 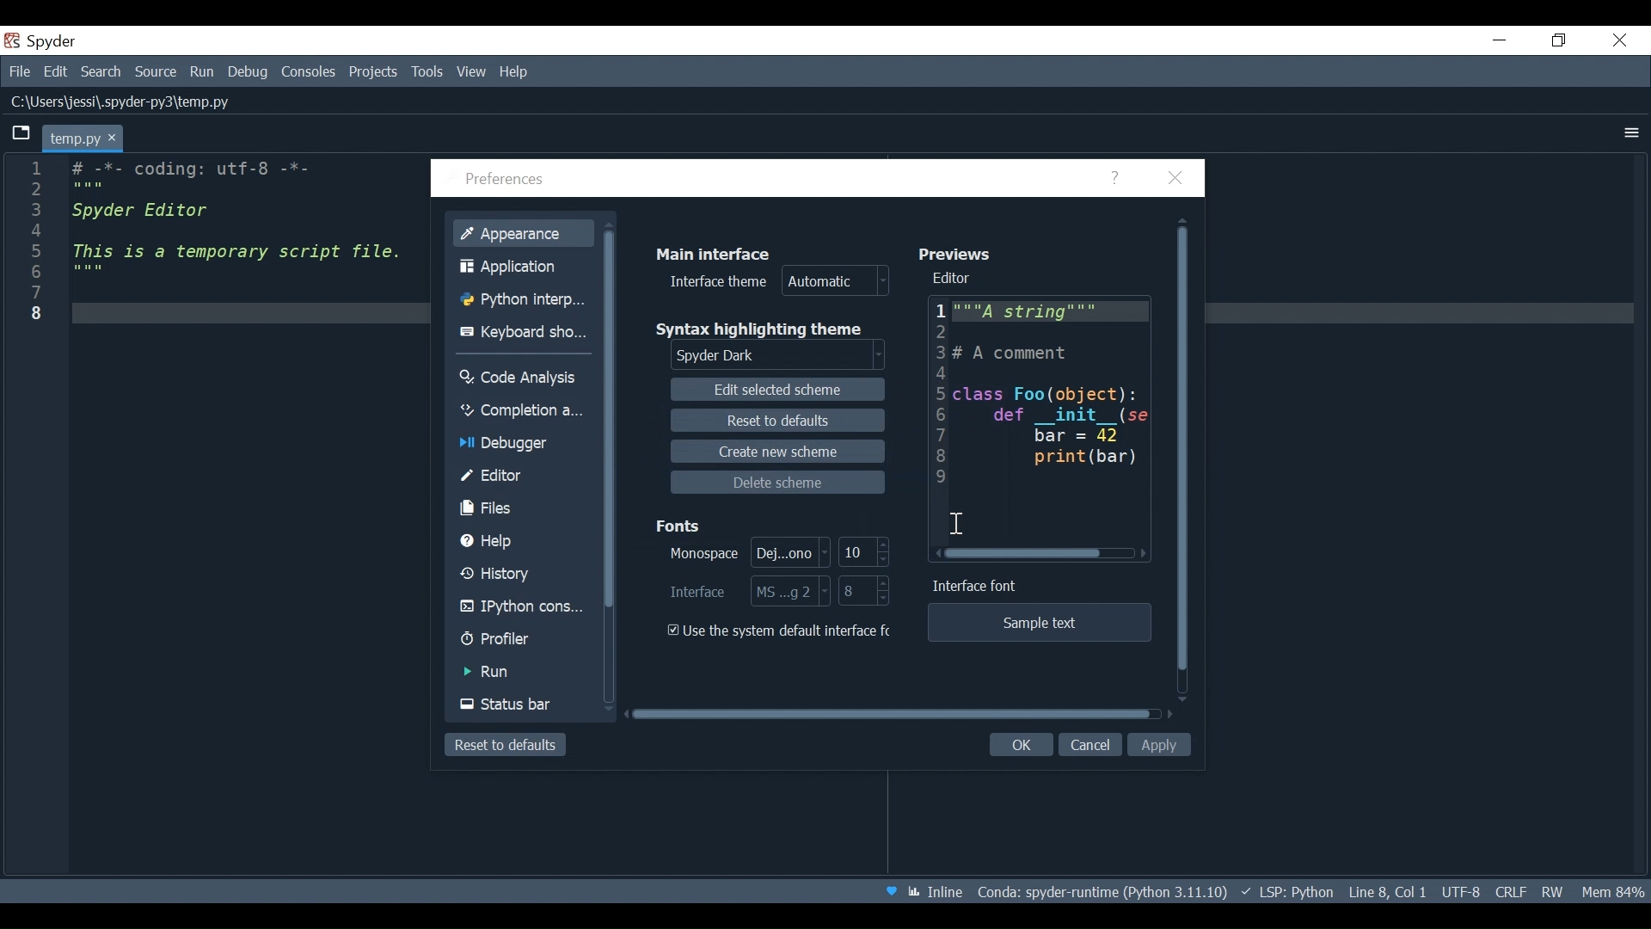 What do you see at coordinates (19, 73) in the screenshot?
I see `File` at bounding box center [19, 73].